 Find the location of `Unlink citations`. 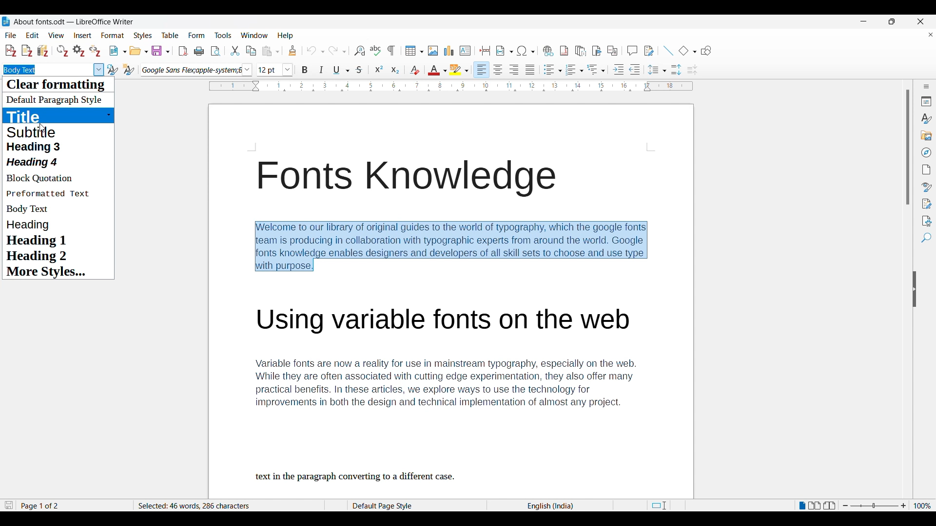

Unlink citations is located at coordinates (95, 51).